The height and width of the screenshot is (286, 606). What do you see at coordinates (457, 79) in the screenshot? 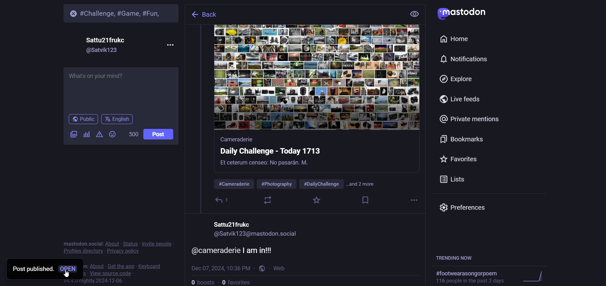
I see `explore` at bounding box center [457, 79].